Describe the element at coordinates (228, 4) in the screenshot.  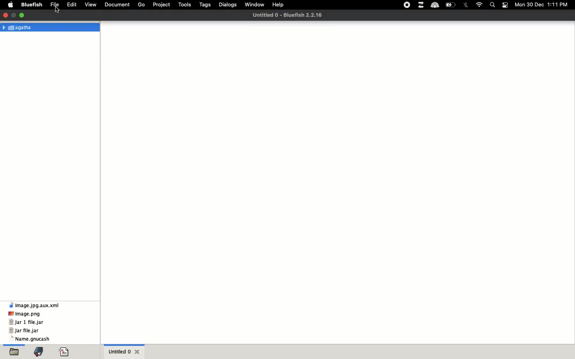
I see `dialogs` at that location.